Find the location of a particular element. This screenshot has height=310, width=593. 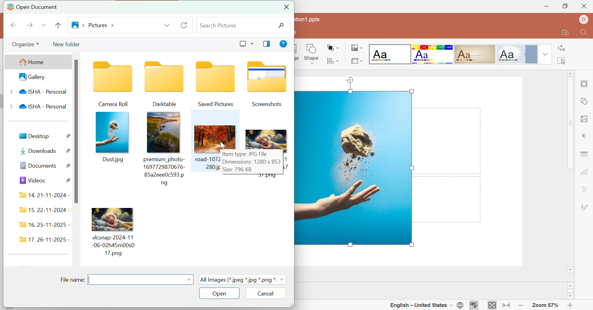

Image name is located at coordinates (112, 246).